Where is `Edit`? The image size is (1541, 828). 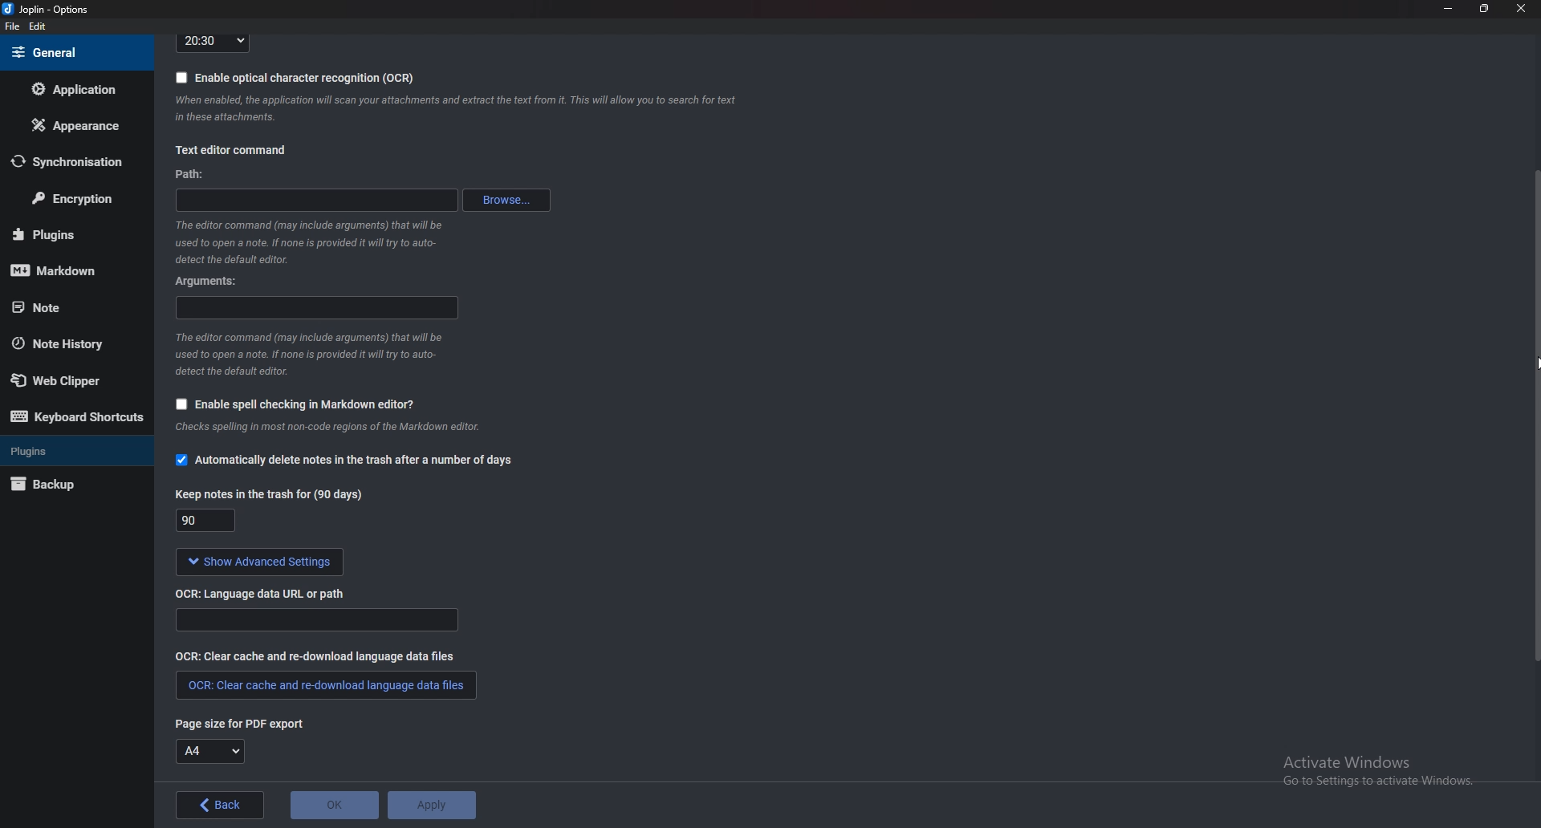
Edit is located at coordinates (37, 27).